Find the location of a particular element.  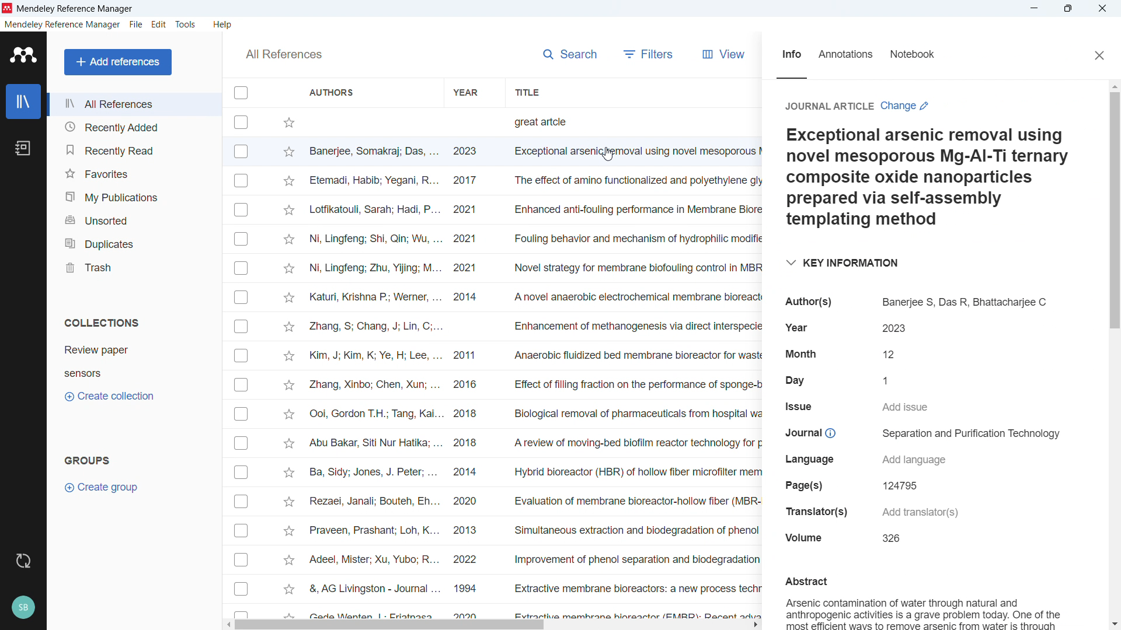

Title of individual entries  is located at coordinates (635, 366).